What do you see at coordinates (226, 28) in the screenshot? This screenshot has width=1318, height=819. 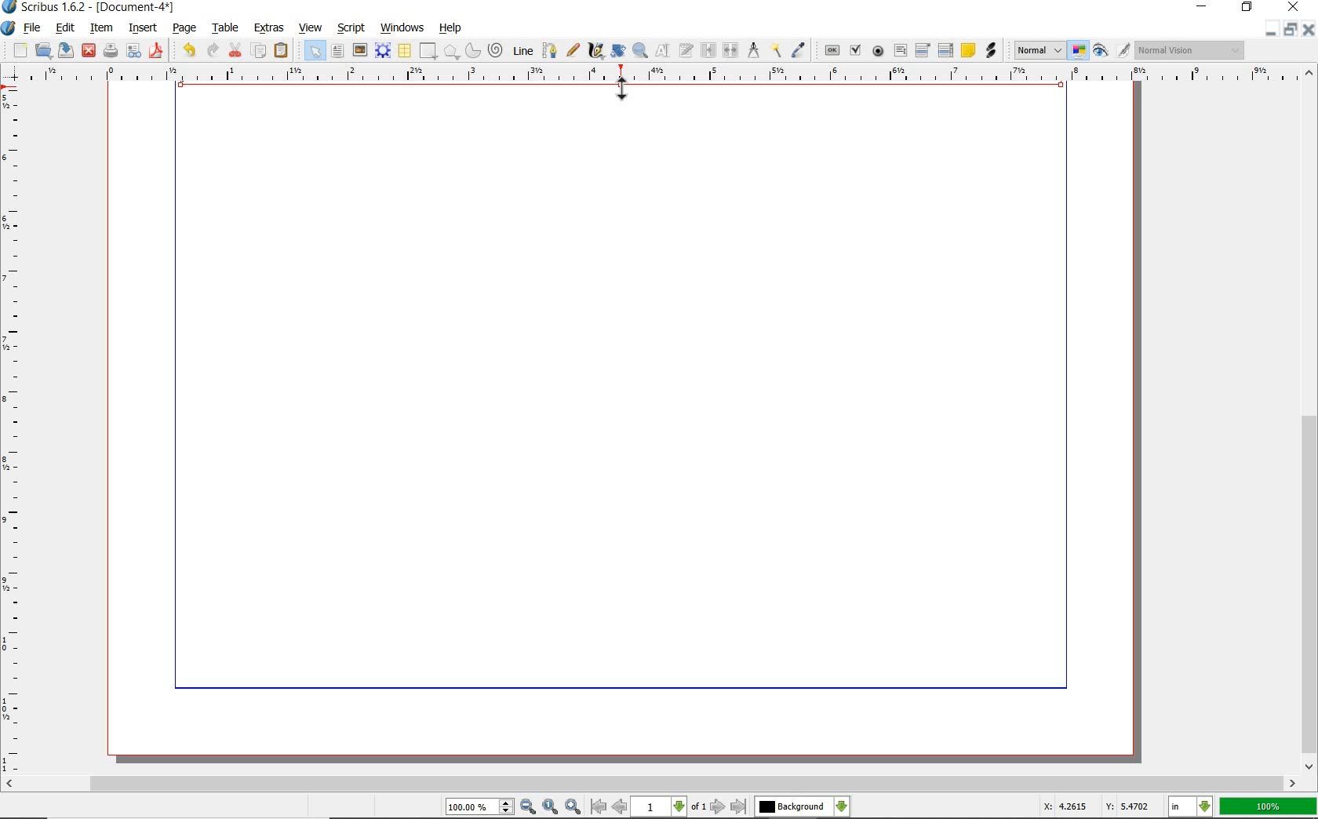 I see `table` at bounding box center [226, 28].